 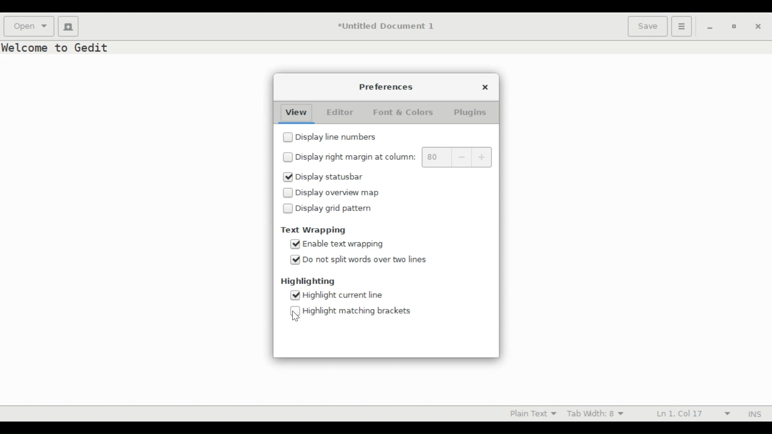 I want to click on Display overview map, so click(x=342, y=192).